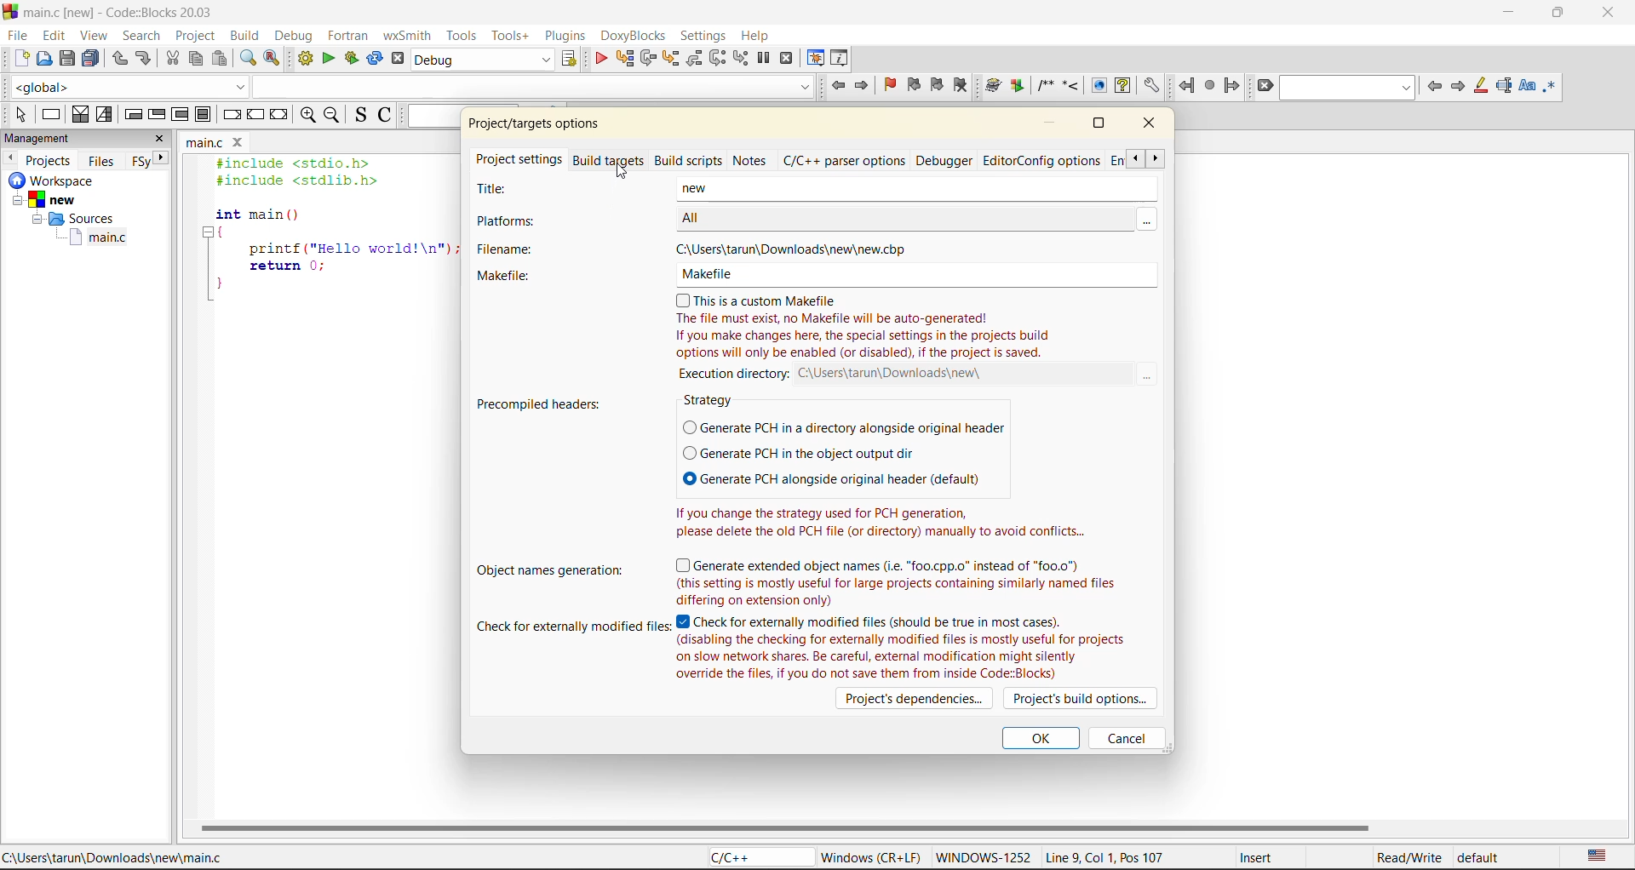  I want to click on build scripts, so click(687, 160).